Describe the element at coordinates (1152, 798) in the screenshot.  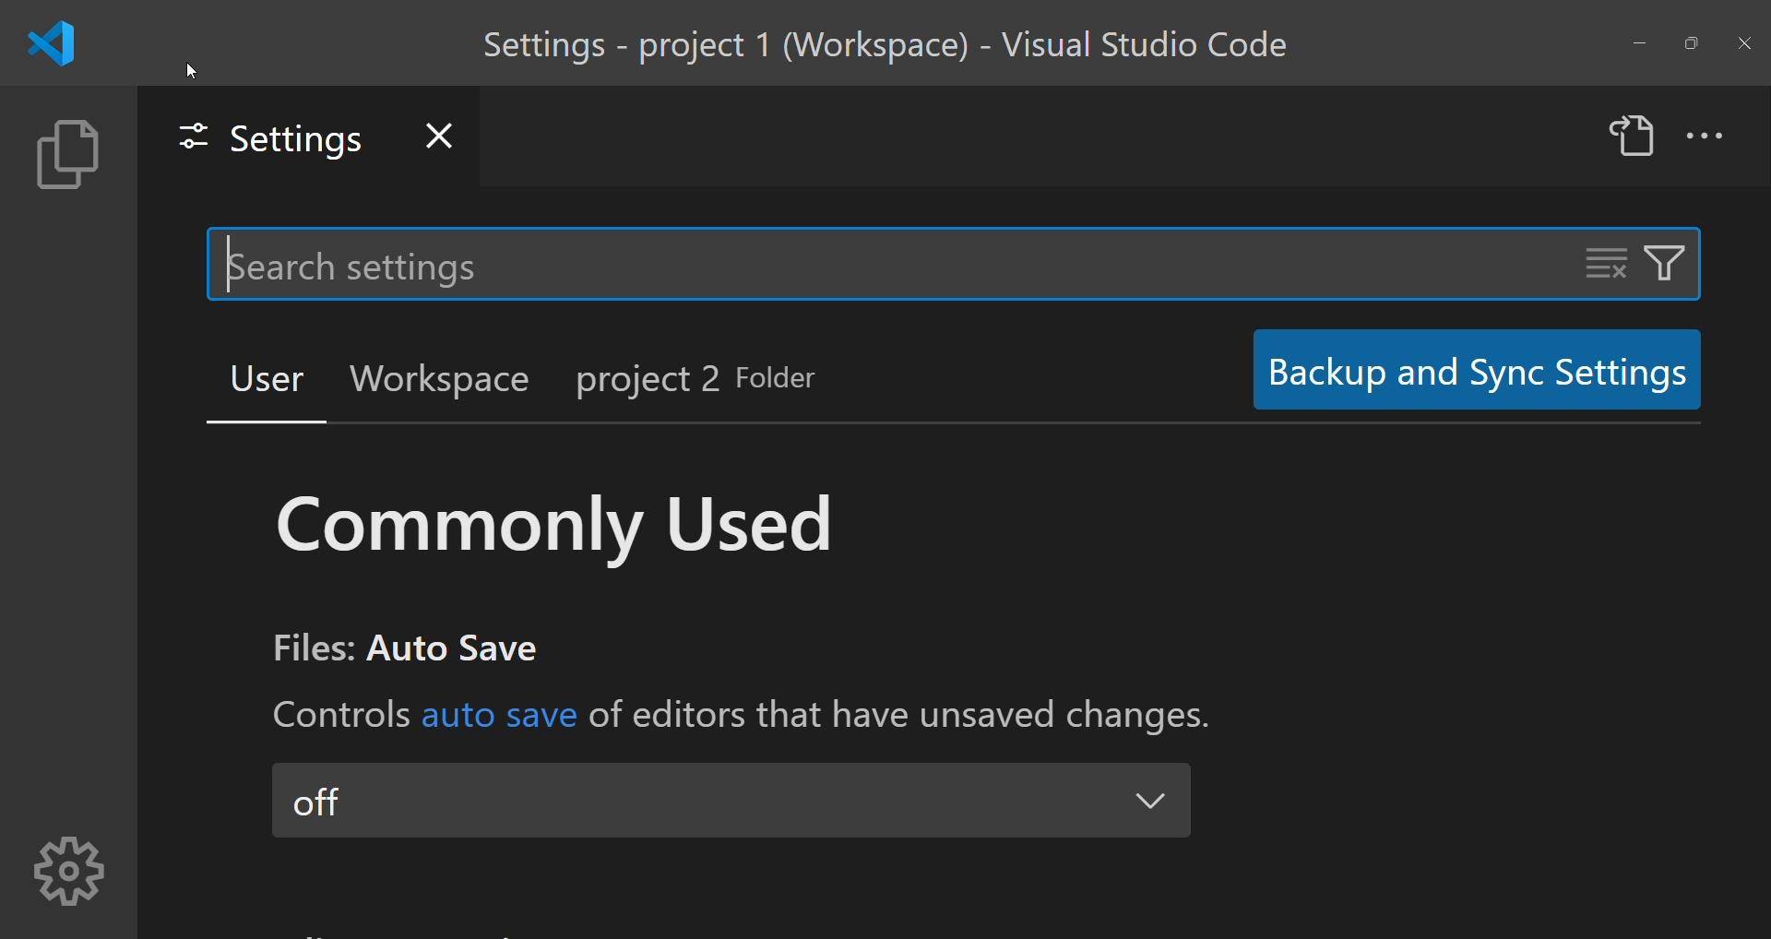
I see `drop down` at that location.